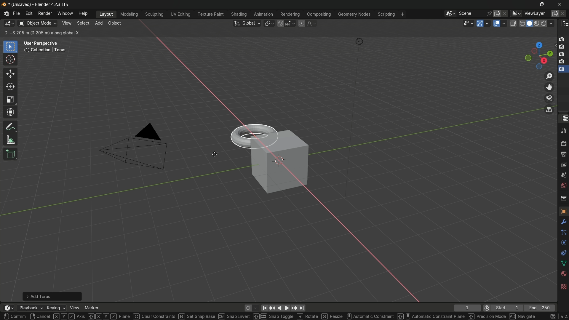  Describe the element at coordinates (30, 308) in the screenshot. I see `playback` at that location.